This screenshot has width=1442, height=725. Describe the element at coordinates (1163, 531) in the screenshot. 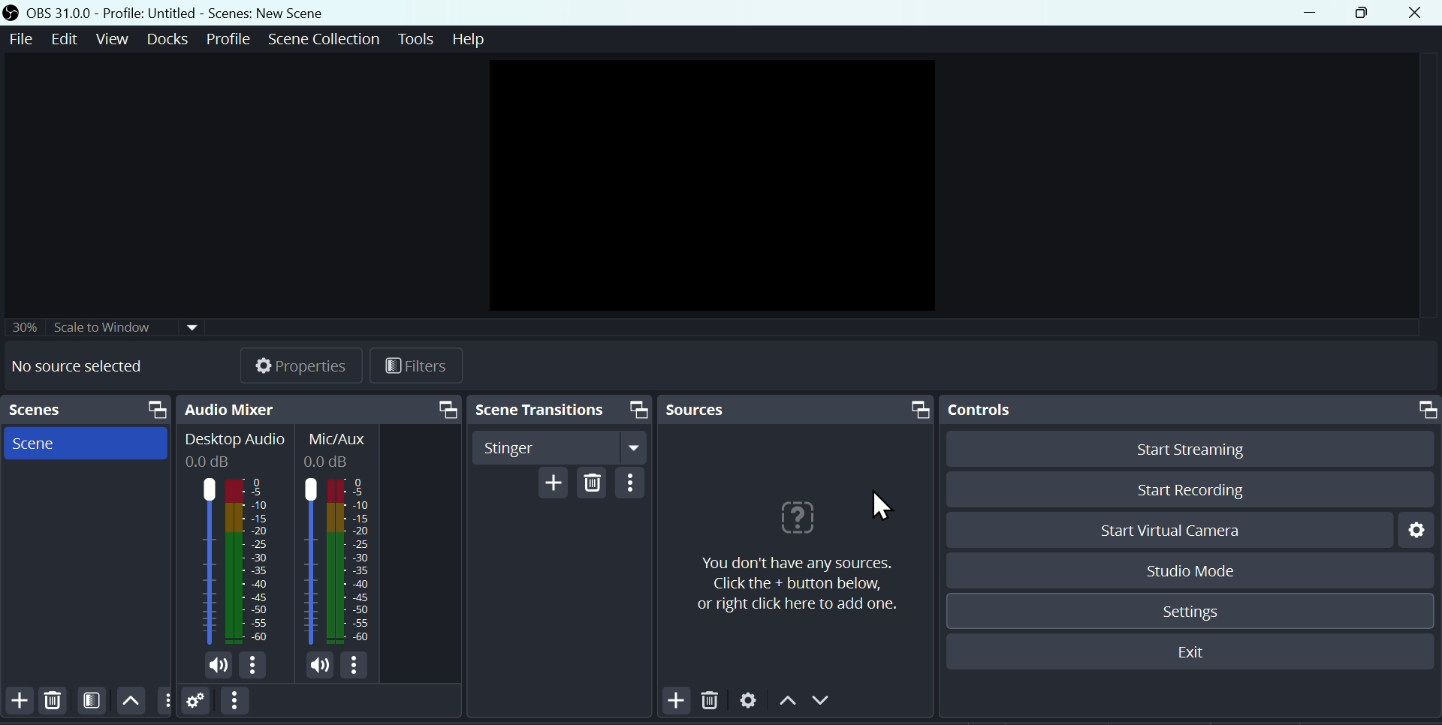

I see `Start Virtual Camera` at that location.